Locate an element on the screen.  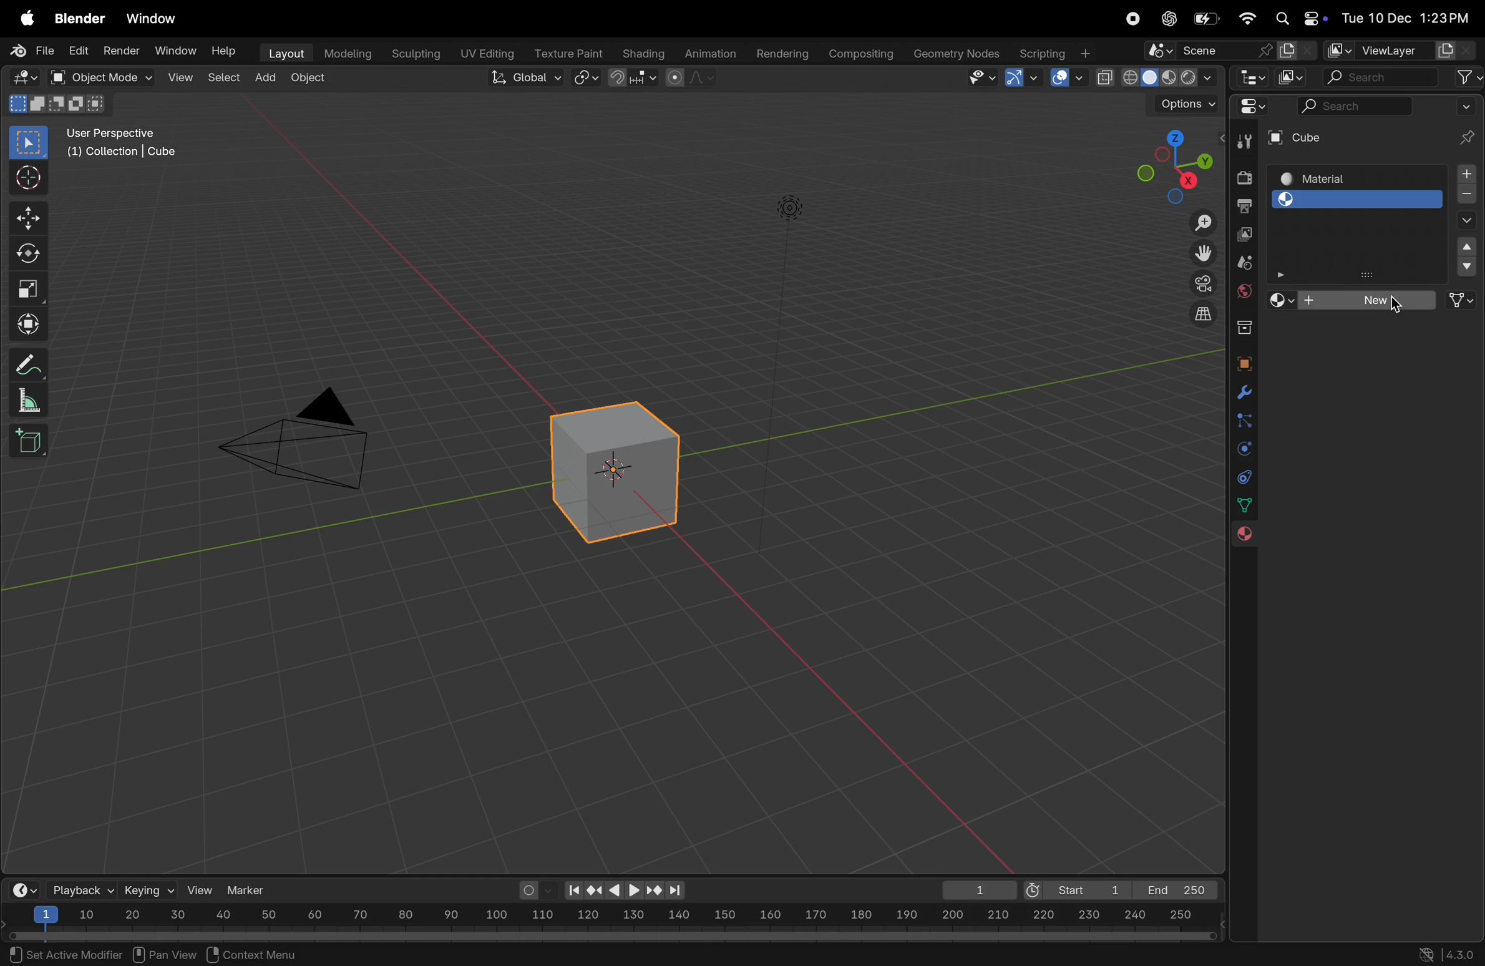
light is located at coordinates (790, 206).